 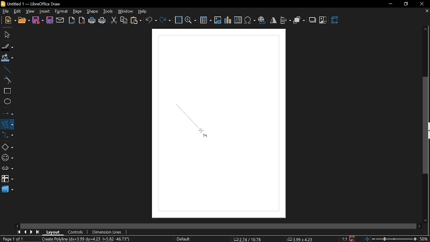 What do you see at coordinates (123, 20) in the screenshot?
I see `copy` at bounding box center [123, 20].